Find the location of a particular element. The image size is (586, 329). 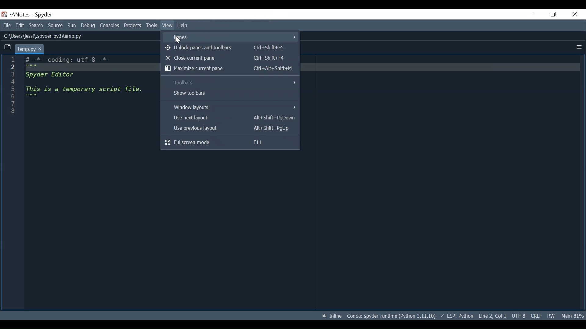

Cursor is located at coordinates (177, 40).